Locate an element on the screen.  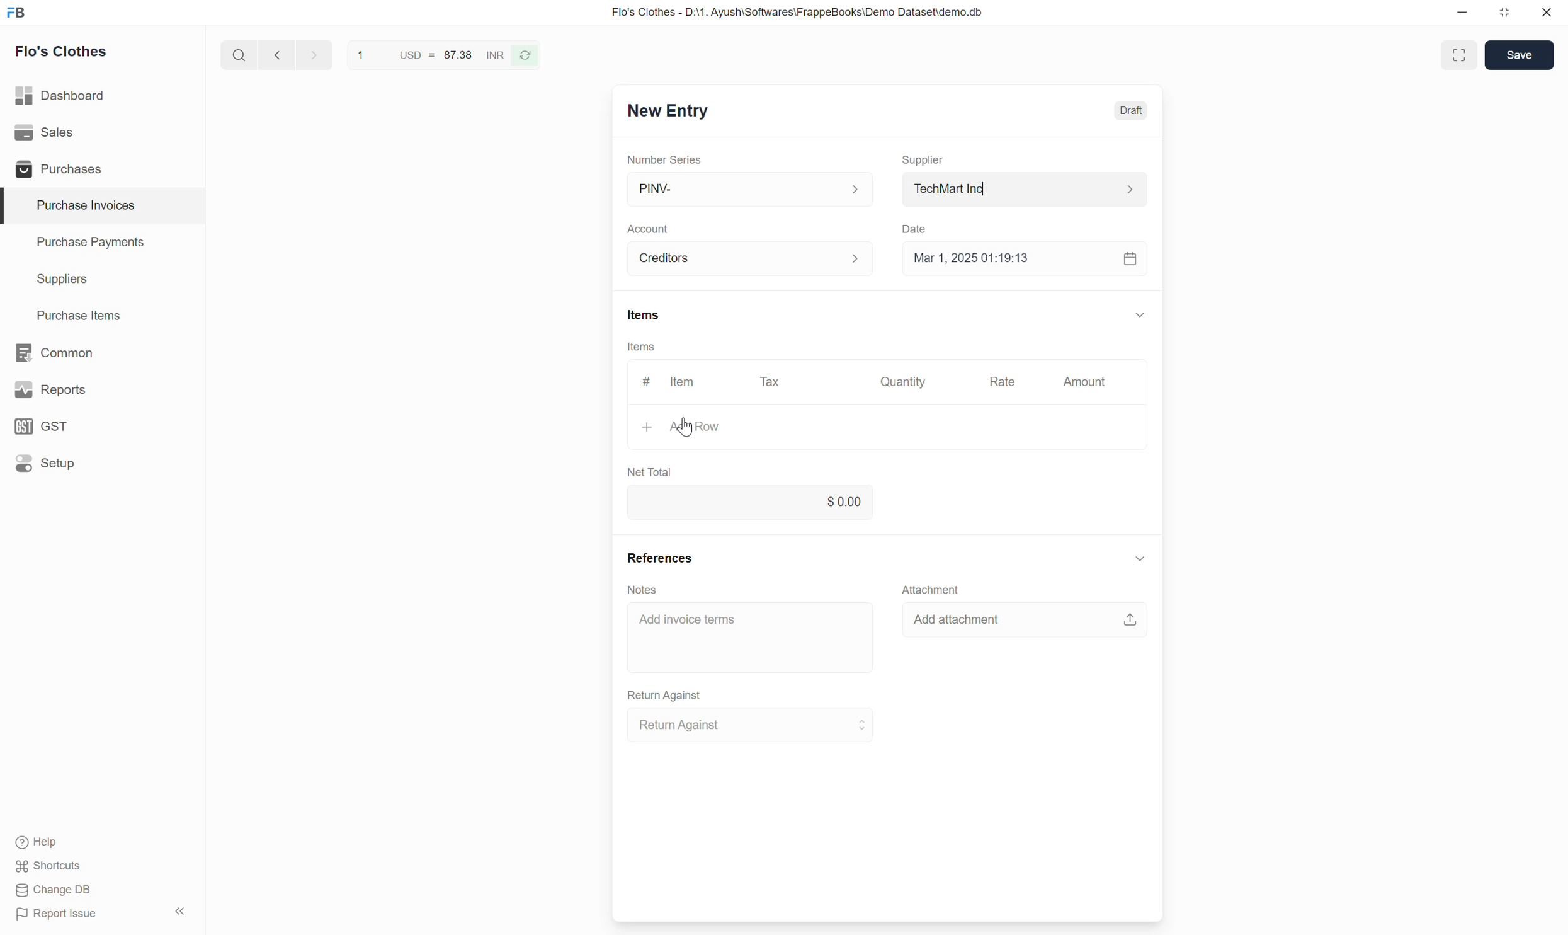
previous is located at coordinates (312, 54).